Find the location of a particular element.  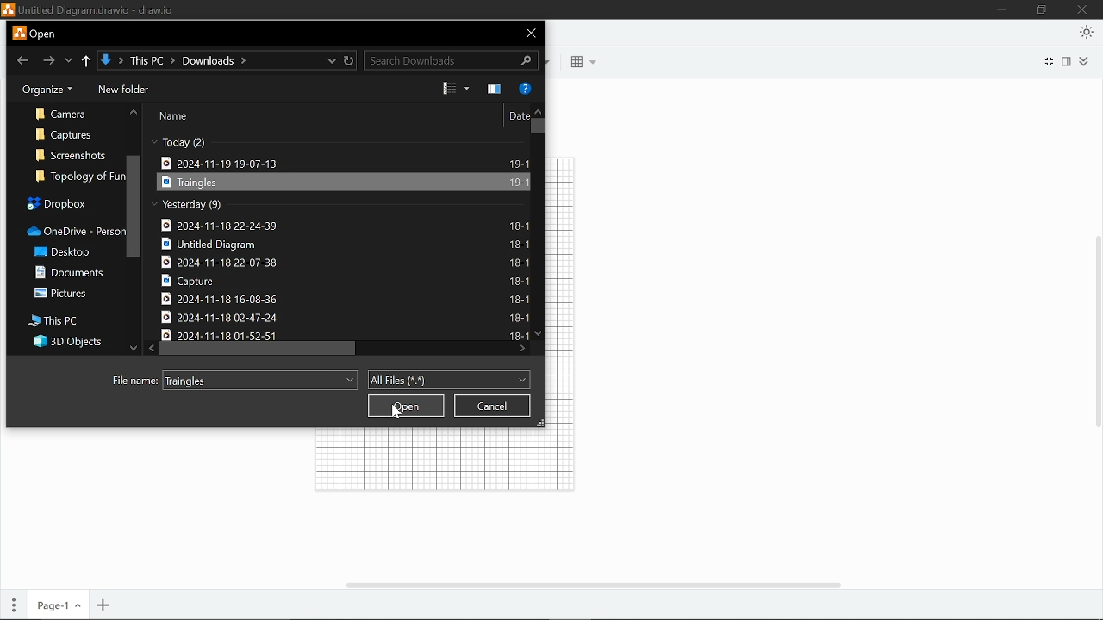

Open is located at coordinates (406, 406).